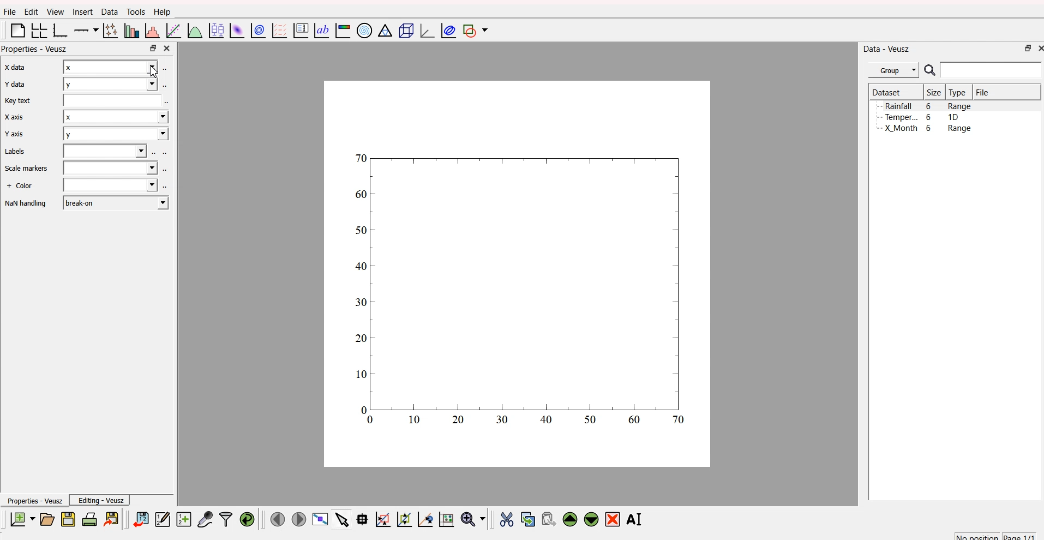 This screenshot has width=1044, height=540. Describe the element at coordinates (365, 29) in the screenshot. I see `polar graph` at that location.